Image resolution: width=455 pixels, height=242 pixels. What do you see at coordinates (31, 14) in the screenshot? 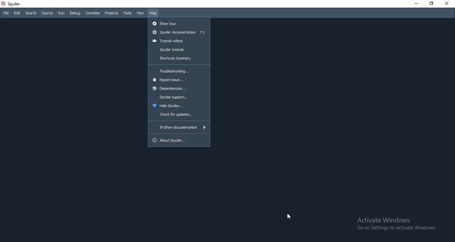
I see `Search` at bounding box center [31, 14].